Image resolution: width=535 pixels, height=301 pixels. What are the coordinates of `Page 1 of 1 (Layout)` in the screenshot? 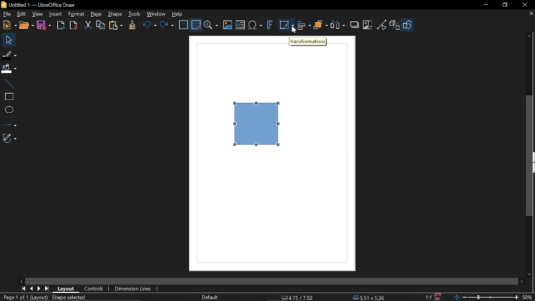 It's located at (25, 297).